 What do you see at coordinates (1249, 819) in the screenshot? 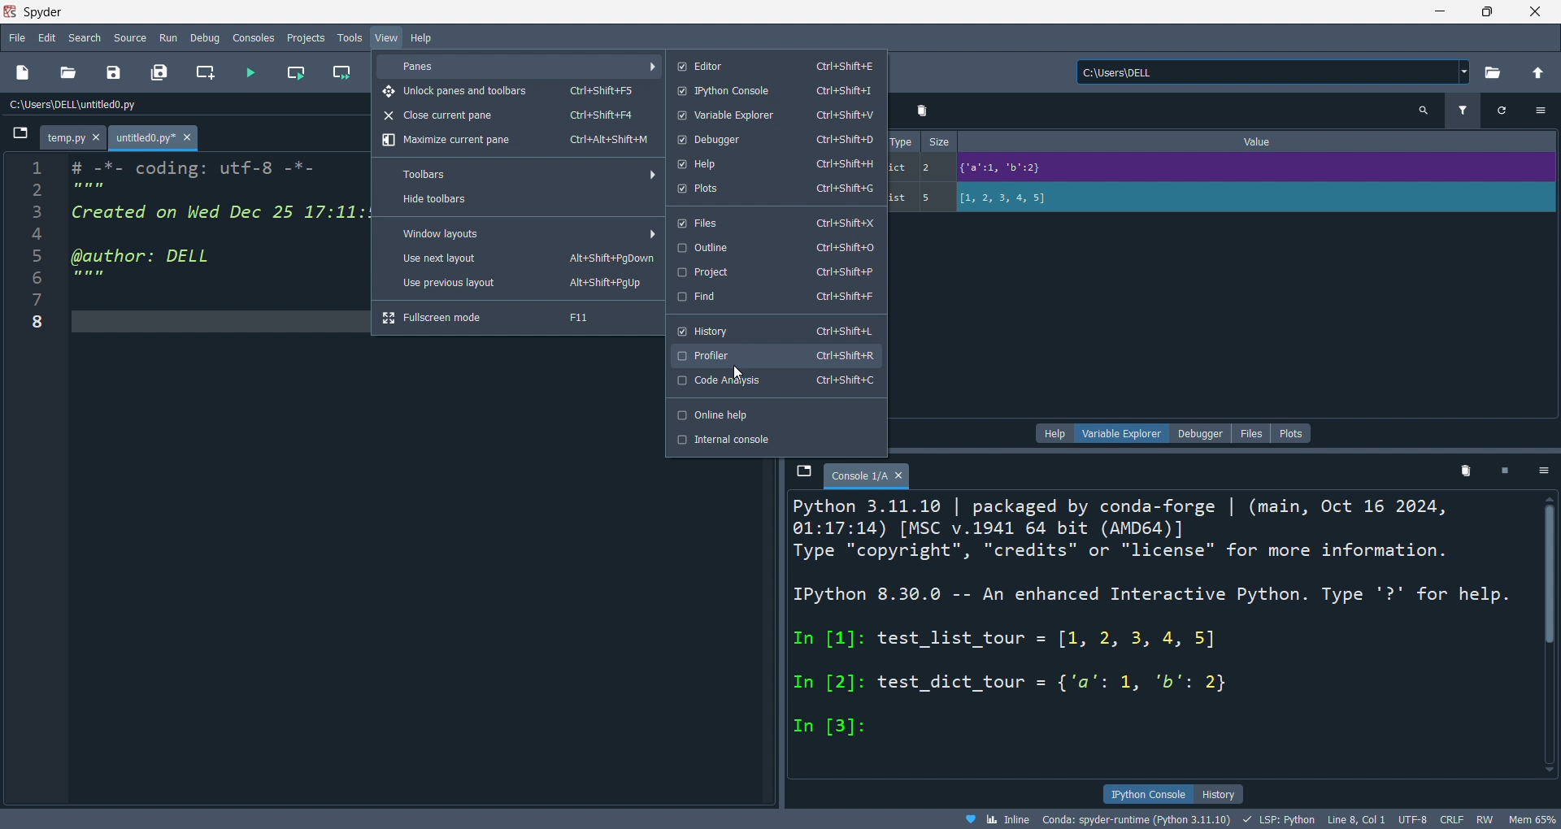
I see `Inline Conda: spyder-runtime (Python 3.11.10) LSP: Python Line 8, Col 1 UTF-8 CRLF RW Mem 65%` at bounding box center [1249, 819].